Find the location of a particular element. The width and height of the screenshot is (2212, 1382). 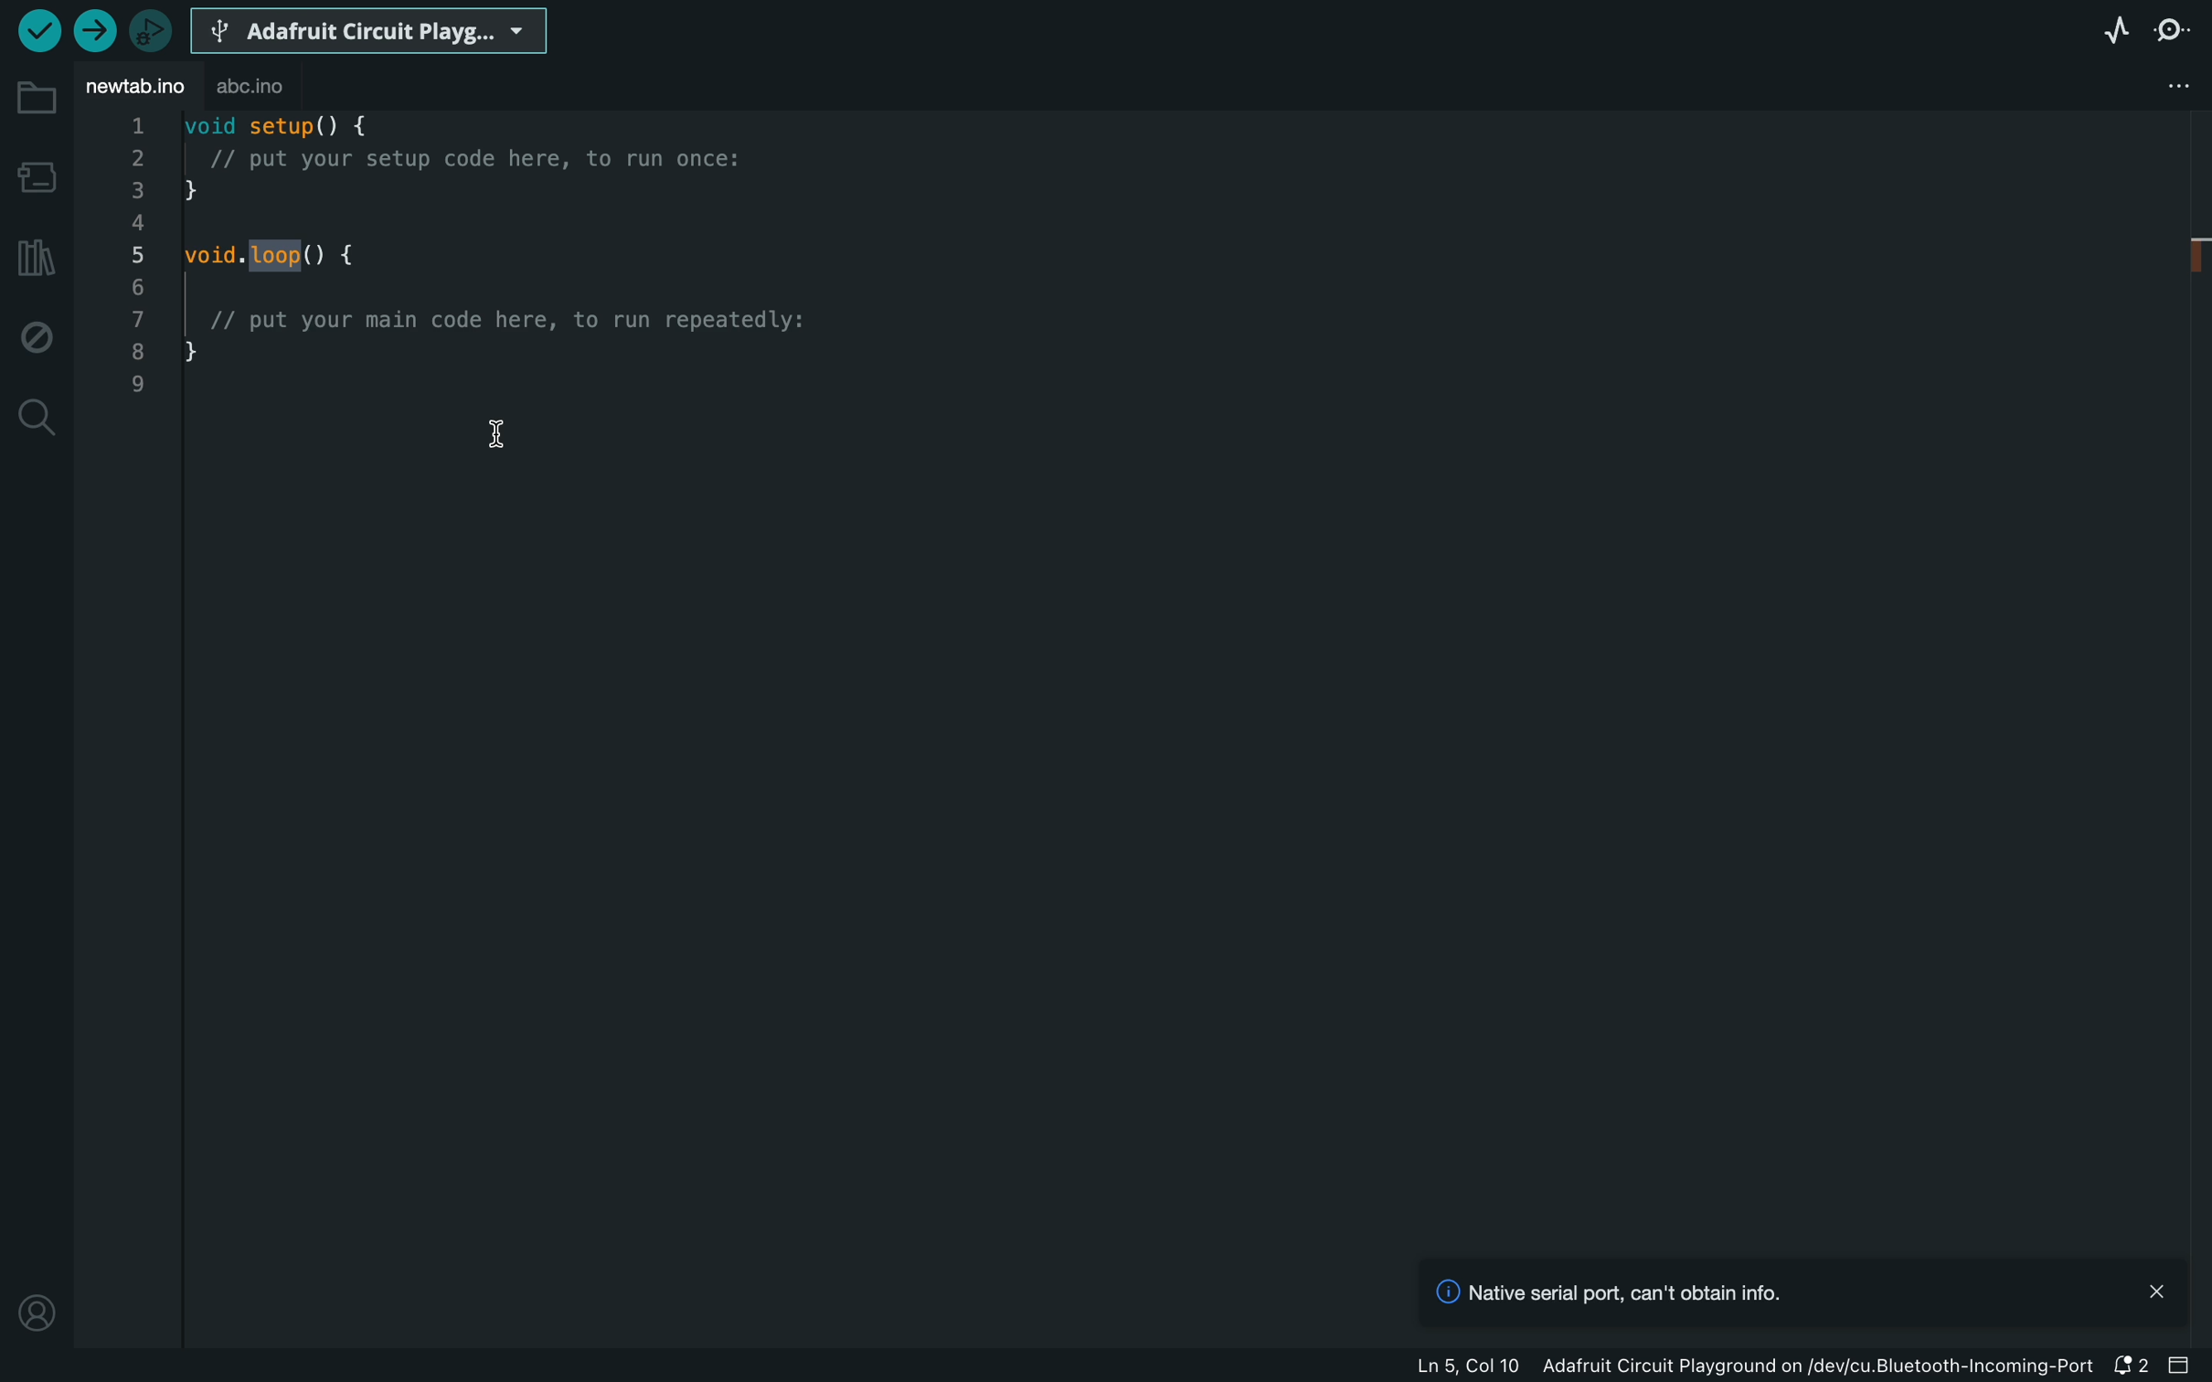

code is located at coordinates (493, 239).